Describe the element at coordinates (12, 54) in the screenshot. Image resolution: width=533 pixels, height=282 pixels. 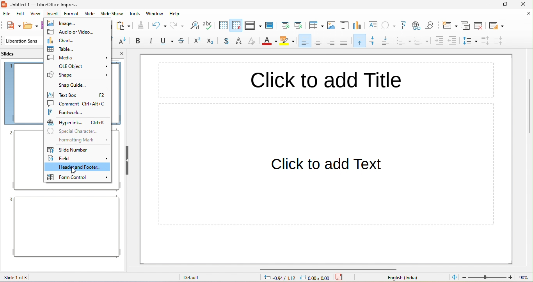
I see `slides` at that location.